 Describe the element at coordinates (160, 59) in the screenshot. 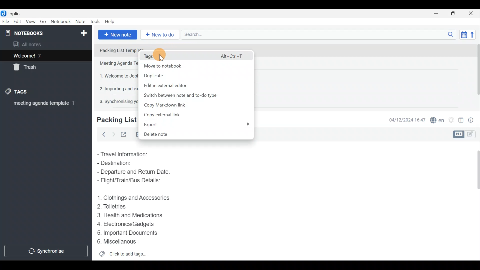

I see `cursor` at that location.